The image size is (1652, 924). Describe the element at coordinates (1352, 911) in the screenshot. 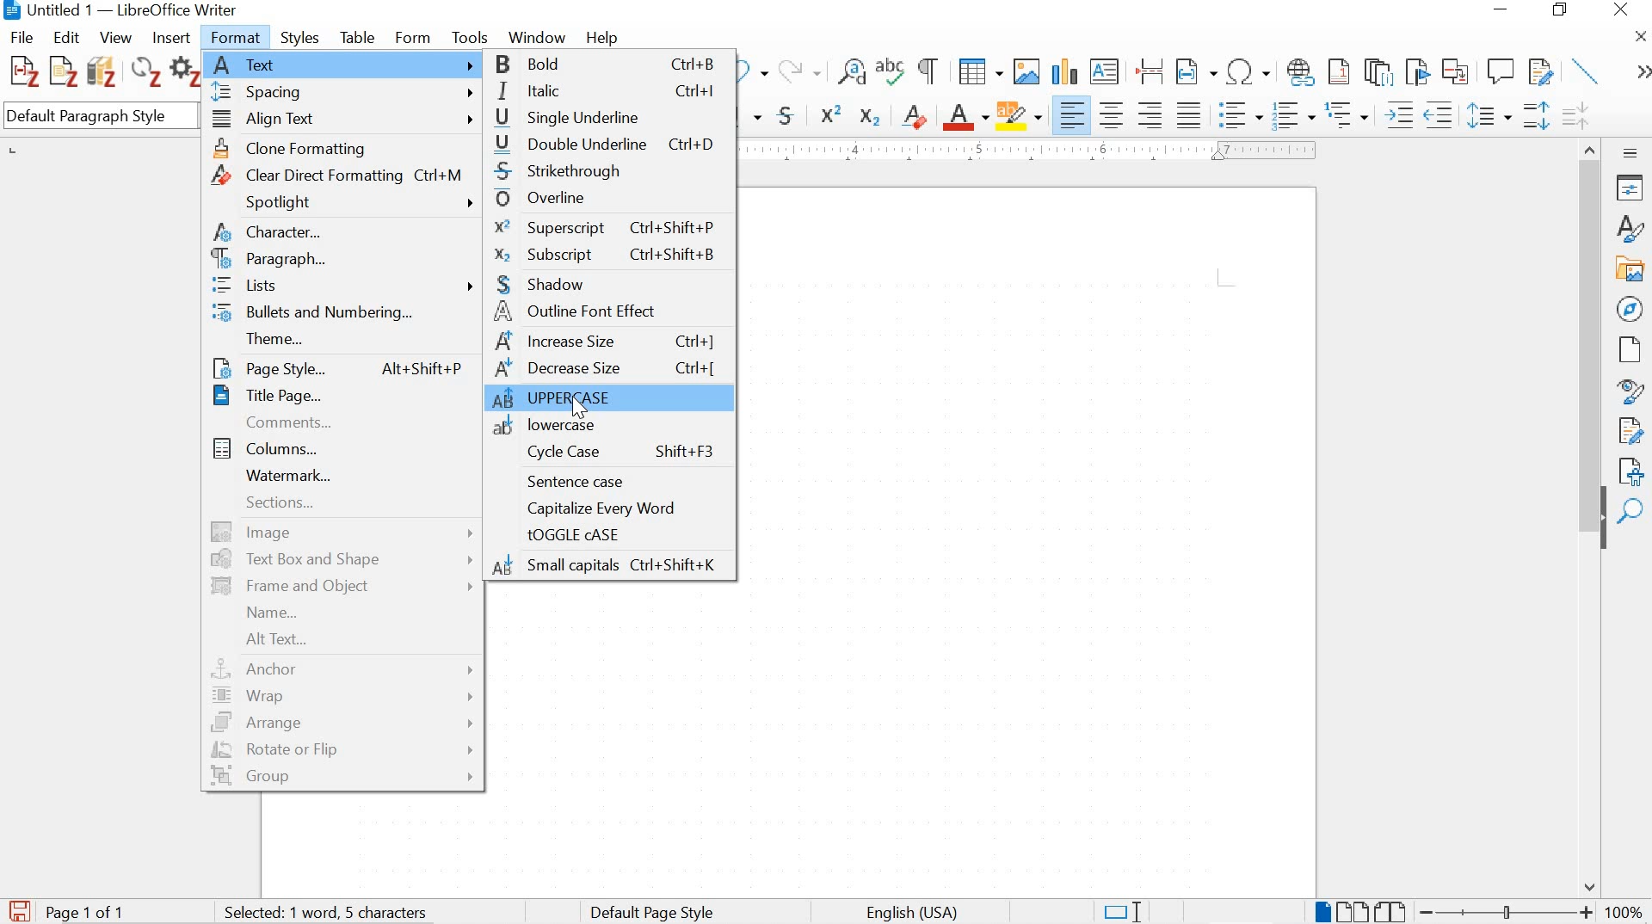

I see `multiple page view` at that location.